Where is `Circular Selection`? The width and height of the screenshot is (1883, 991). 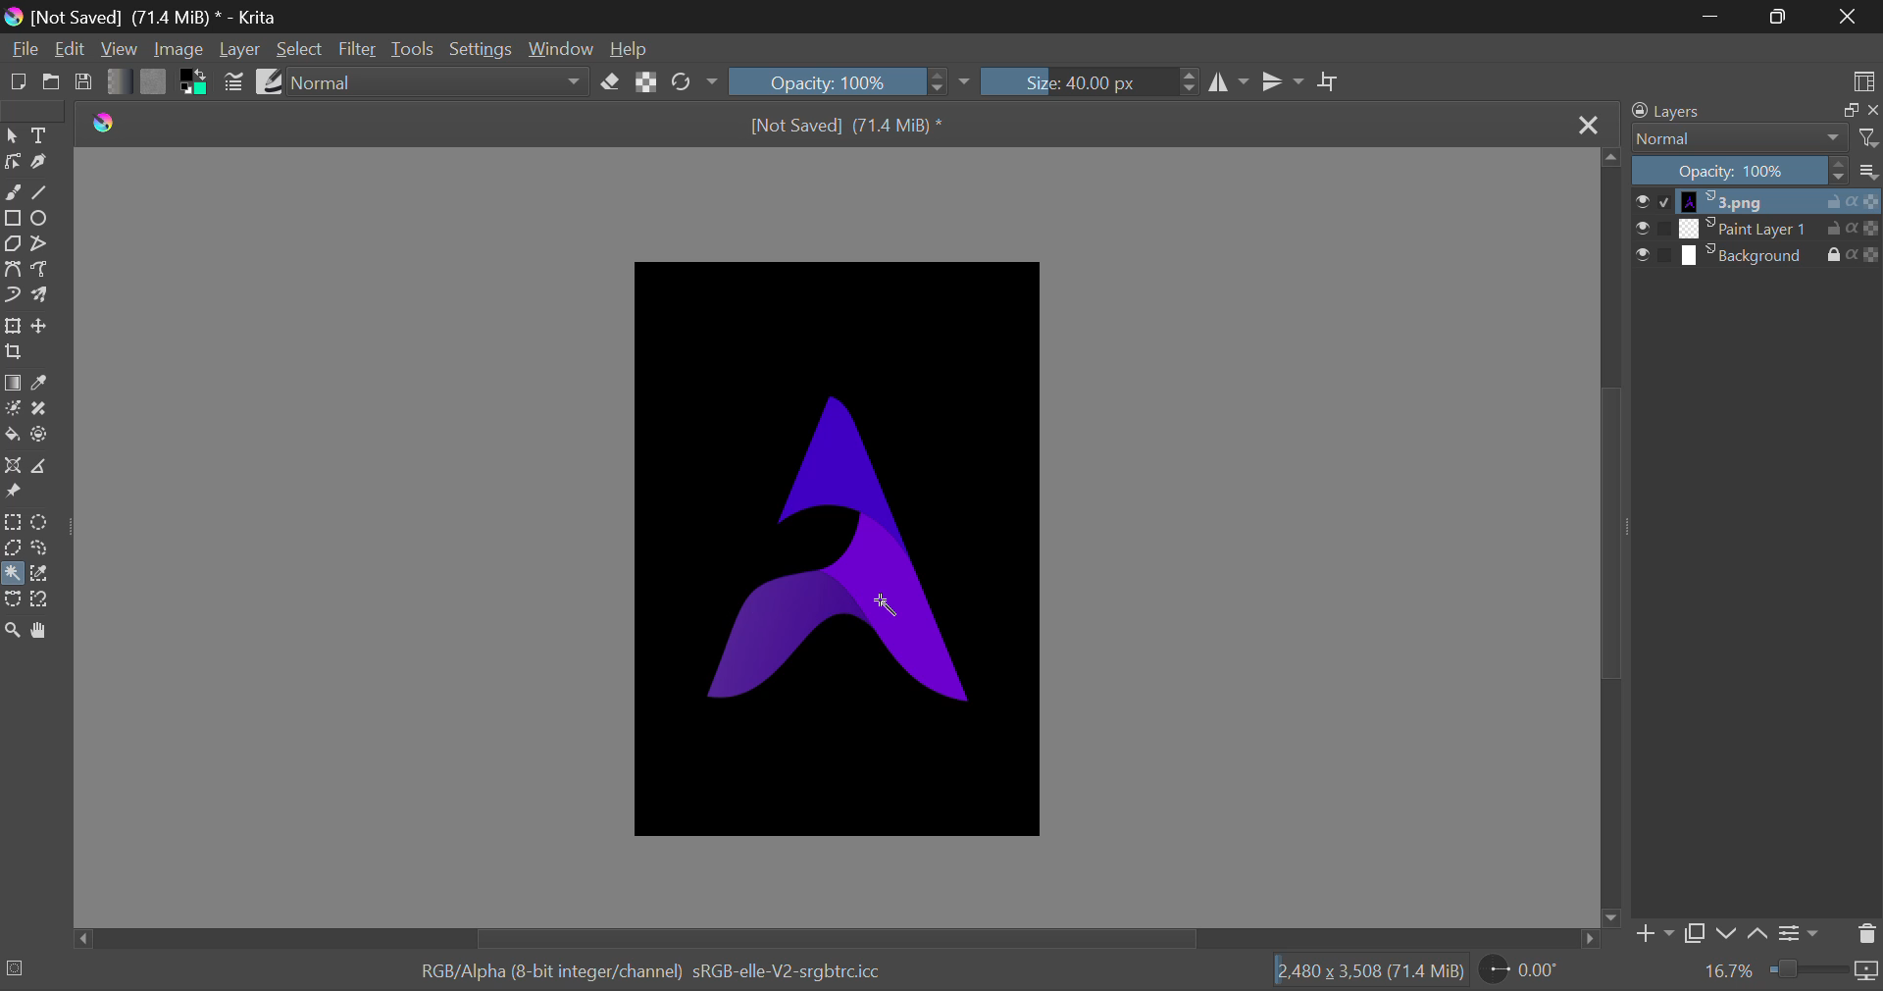
Circular Selection is located at coordinates (41, 523).